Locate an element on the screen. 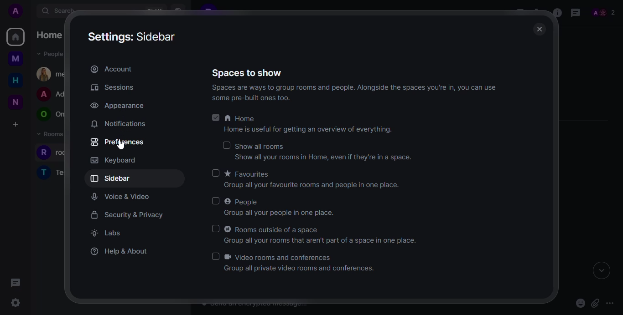  profile is located at coordinates (16, 11).